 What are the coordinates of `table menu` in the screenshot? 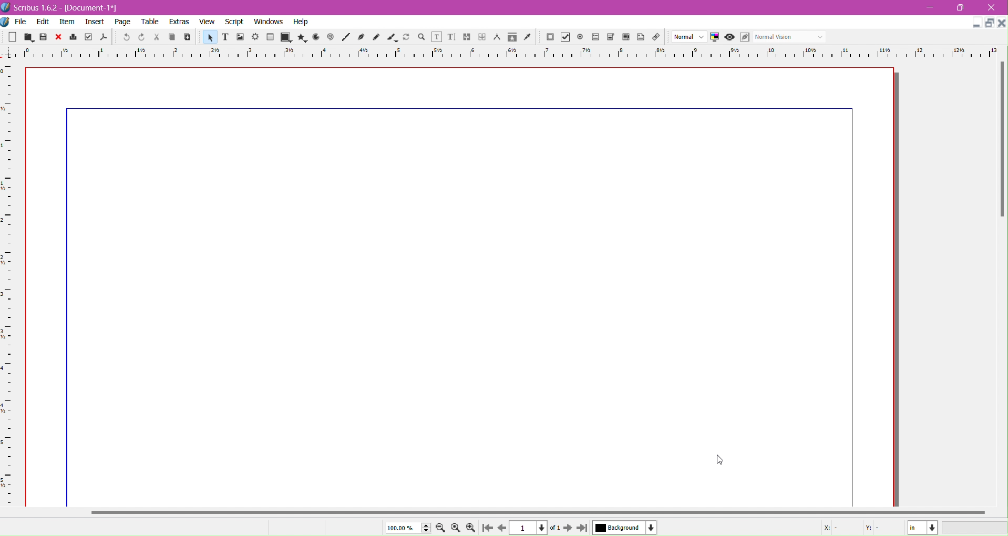 It's located at (150, 22).